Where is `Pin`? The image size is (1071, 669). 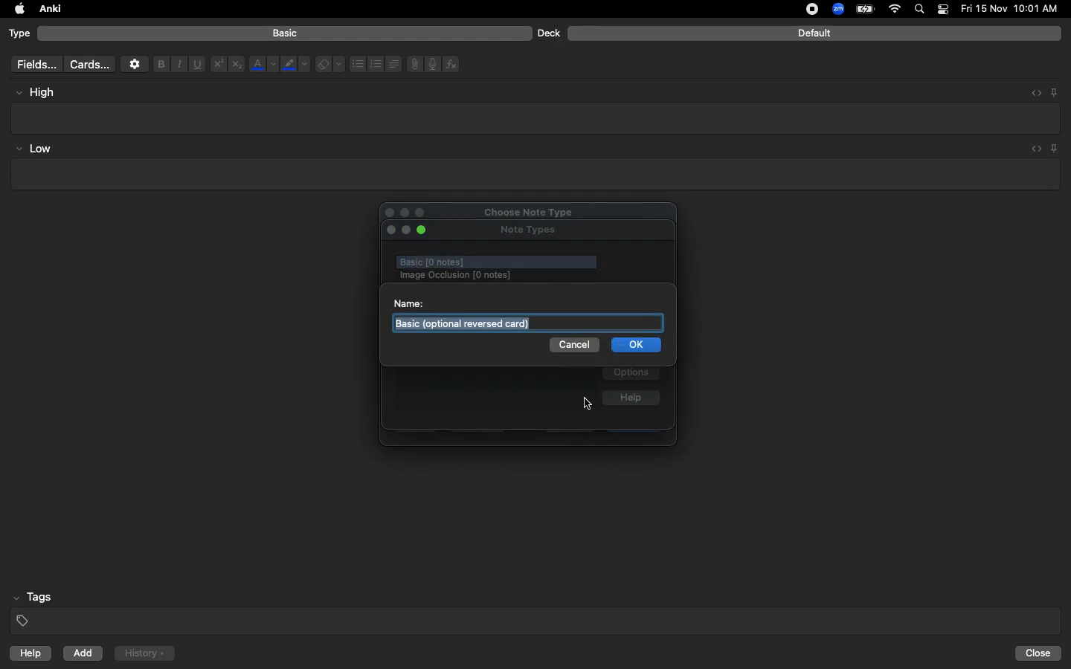 Pin is located at coordinates (1054, 91).